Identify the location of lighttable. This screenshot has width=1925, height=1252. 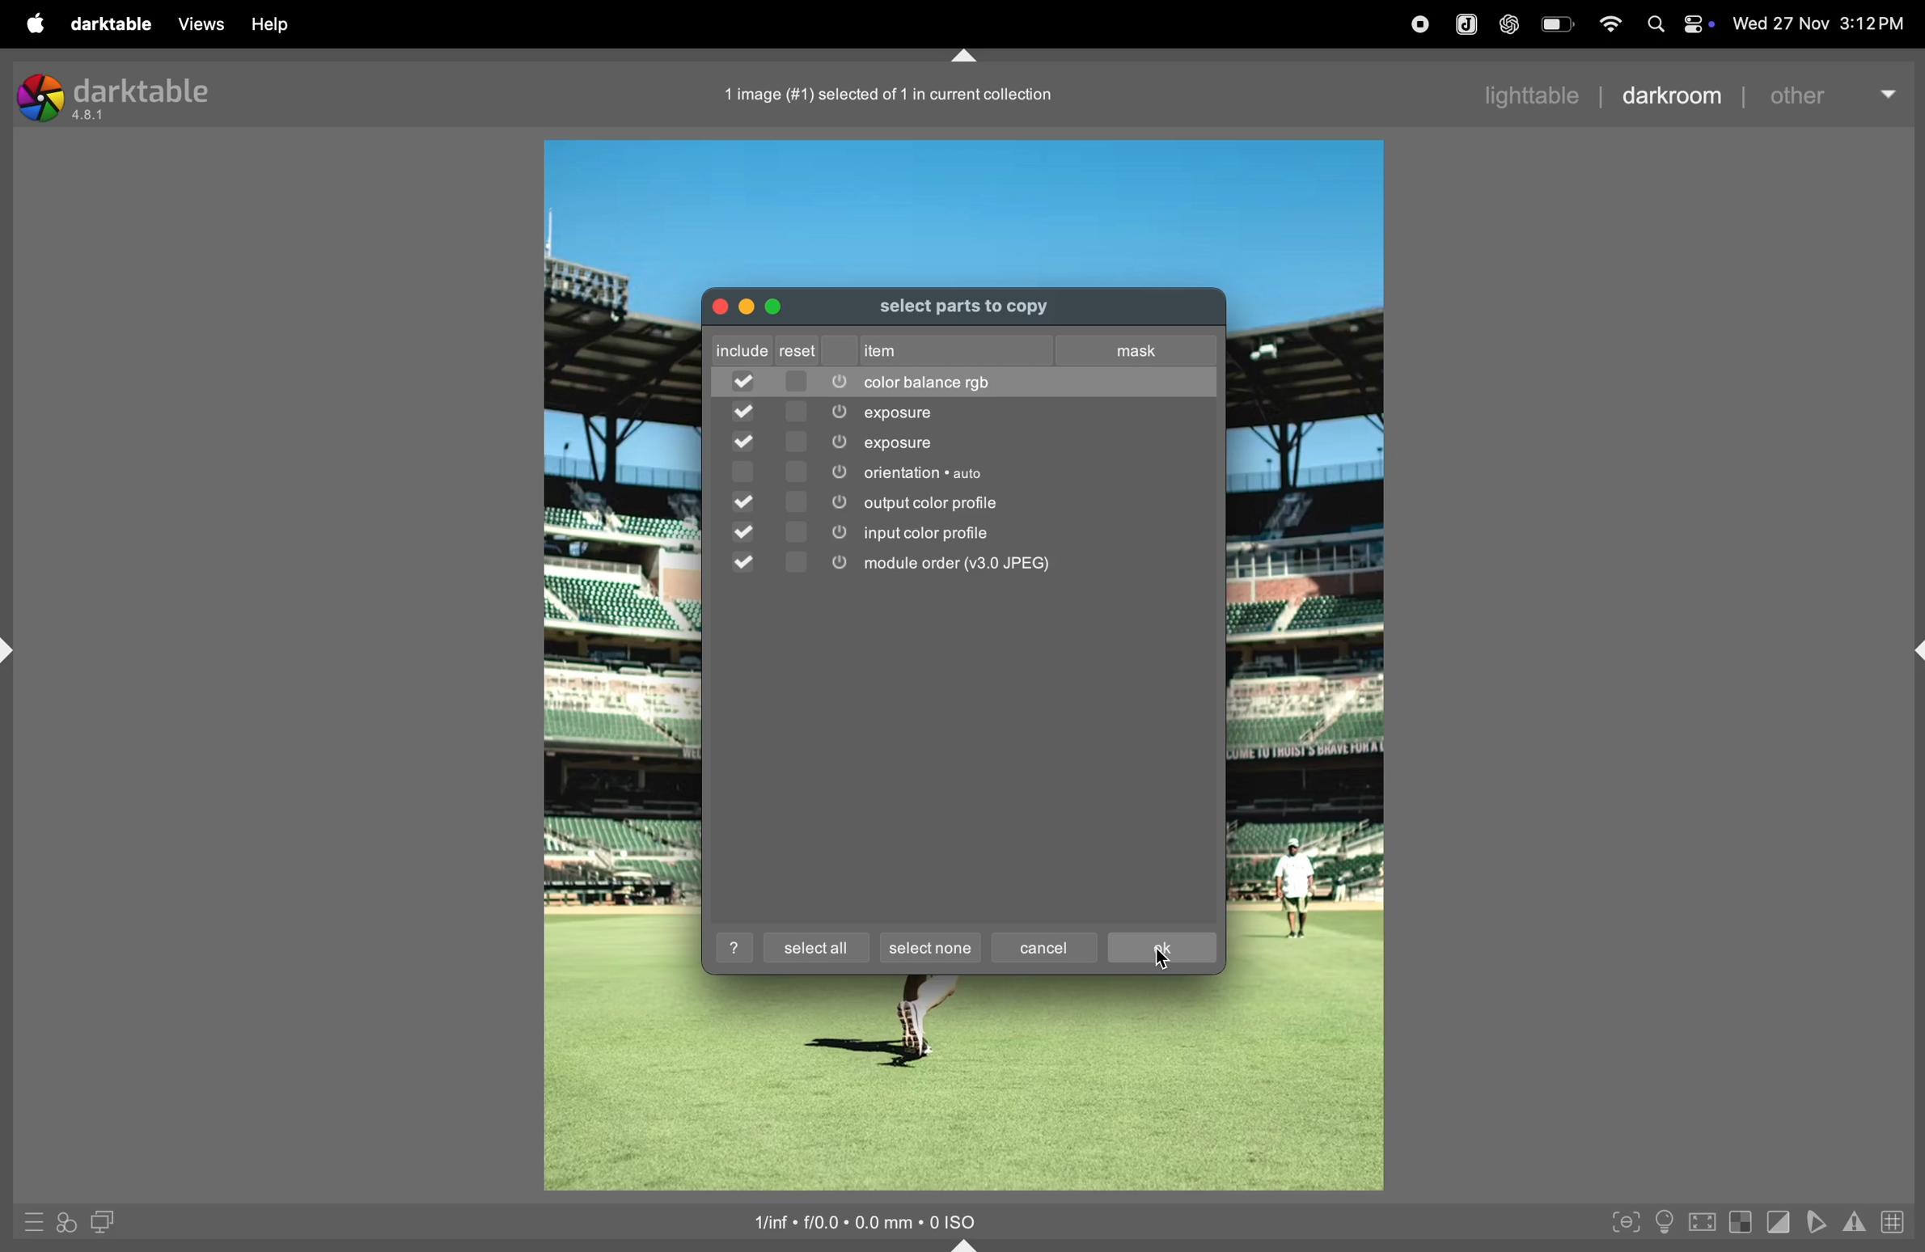
(1527, 94).